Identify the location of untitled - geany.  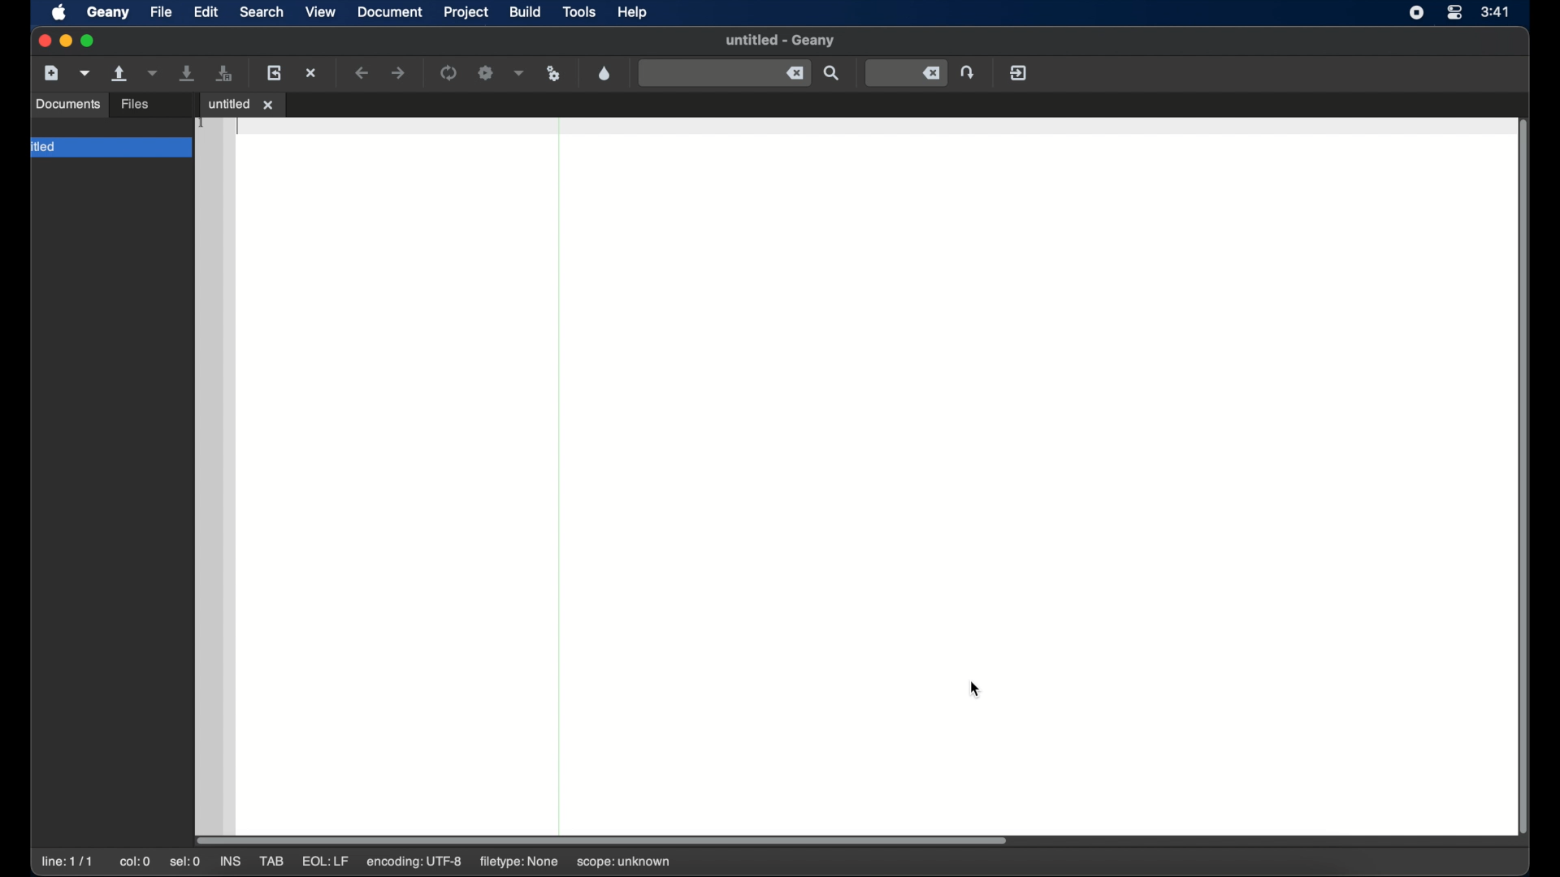
(780, 41).